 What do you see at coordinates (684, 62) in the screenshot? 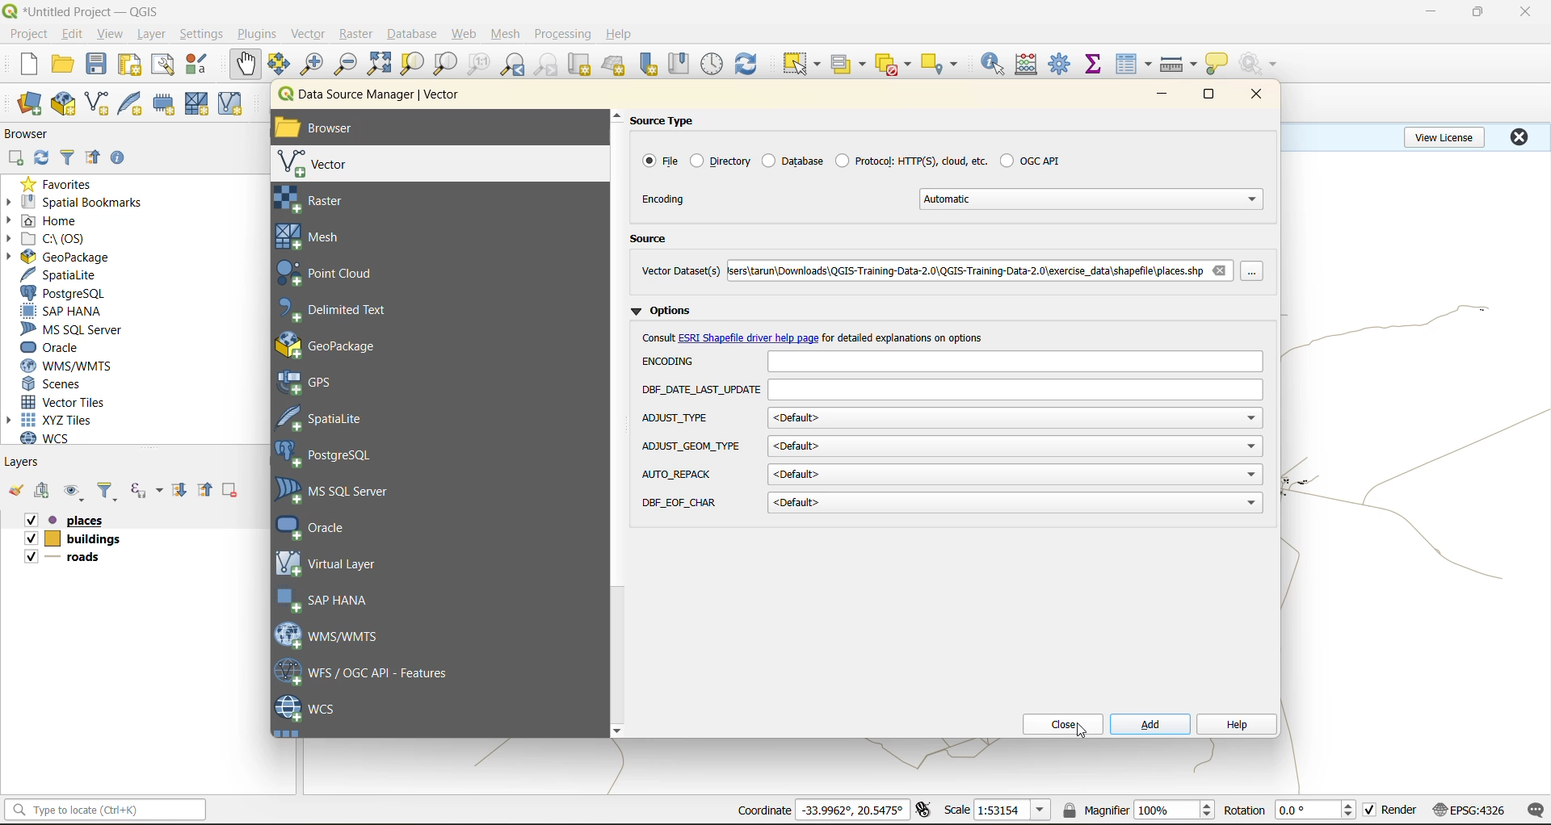
I see `show spatial bookmark` at bounding box center [684, 62].